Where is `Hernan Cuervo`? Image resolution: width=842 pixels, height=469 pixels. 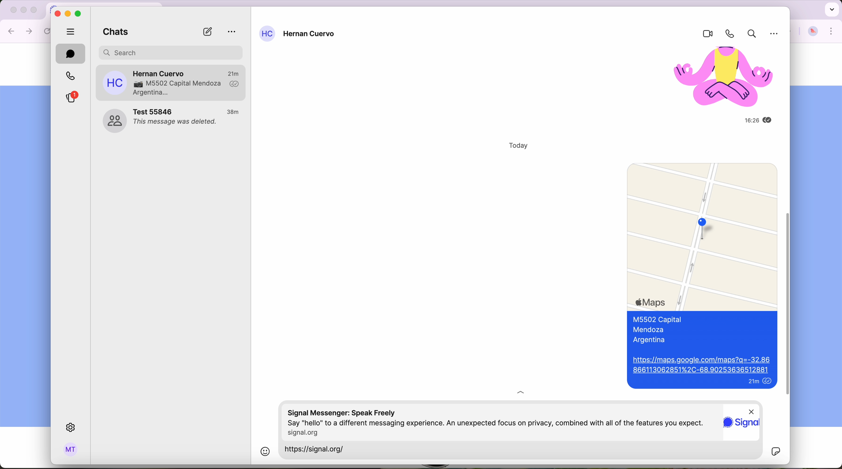 Hernan Cuervo is located at coordinates (310, 35).